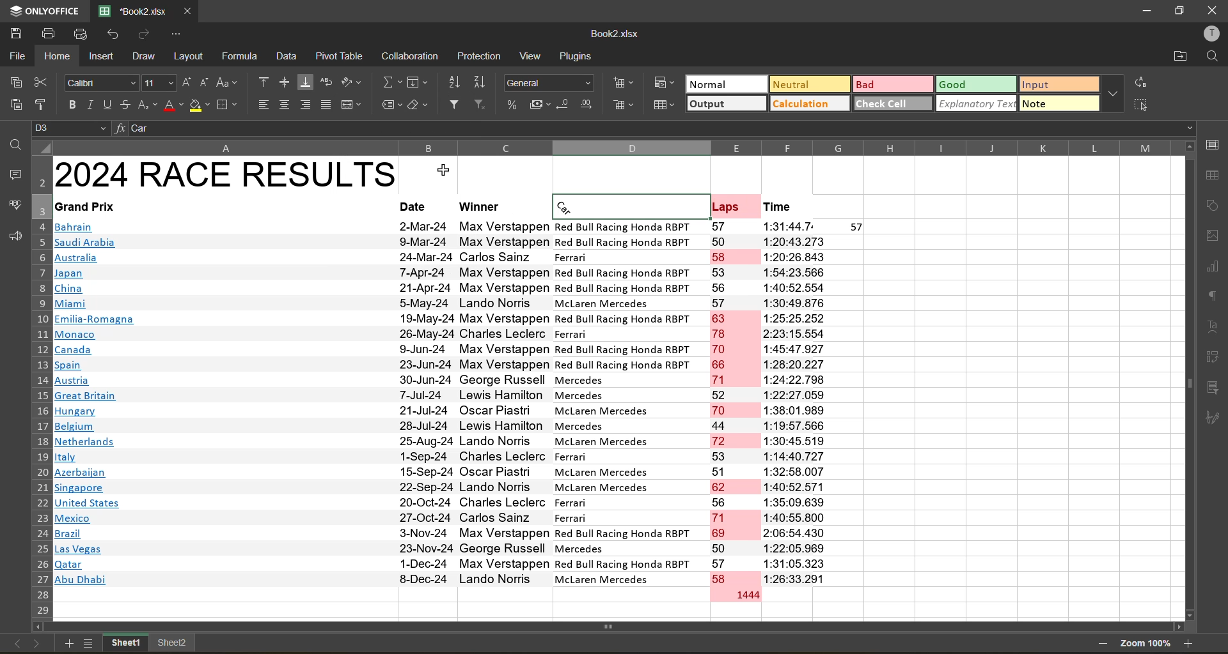 The image size is (1228, 654). Describe the element at coordinates (613, 147) in the screenshot. I see `column names` at that location.